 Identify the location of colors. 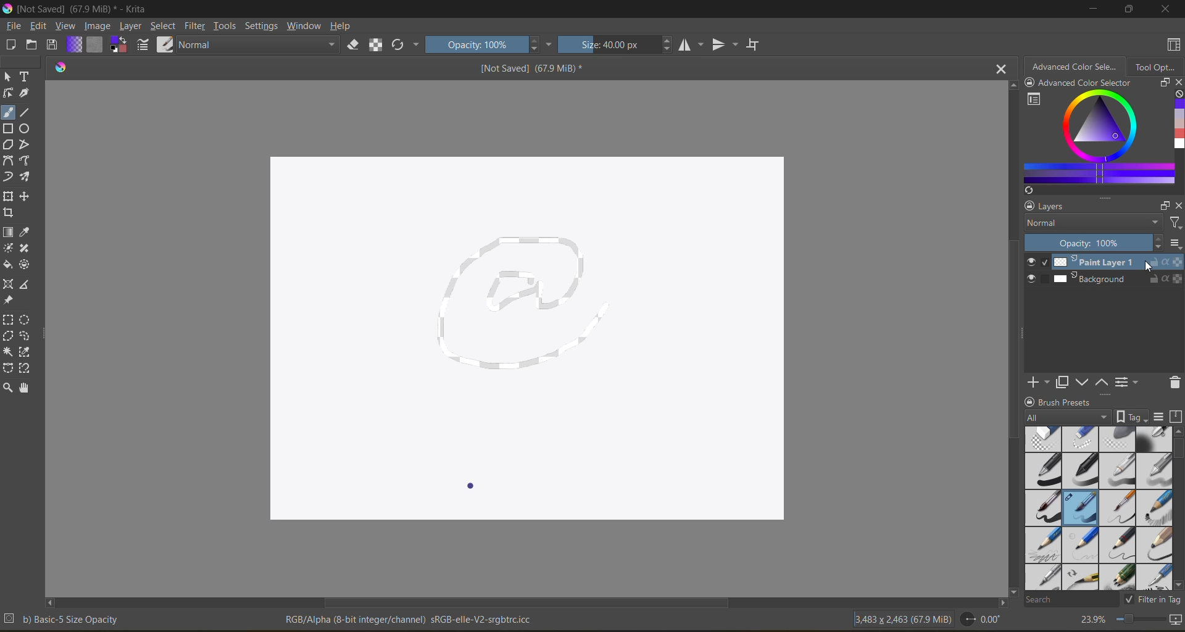
(1178, 125).